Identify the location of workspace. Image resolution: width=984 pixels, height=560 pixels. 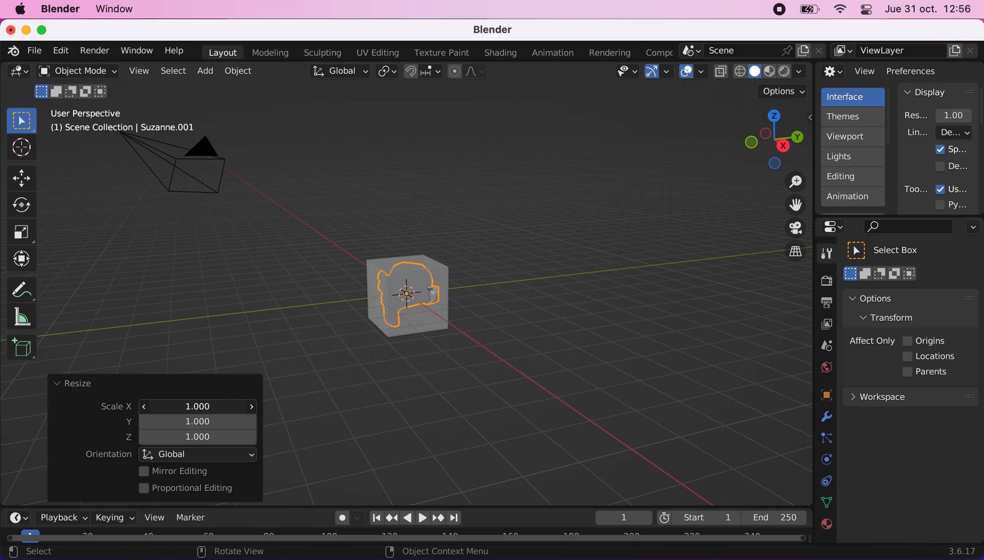
(910, 396).